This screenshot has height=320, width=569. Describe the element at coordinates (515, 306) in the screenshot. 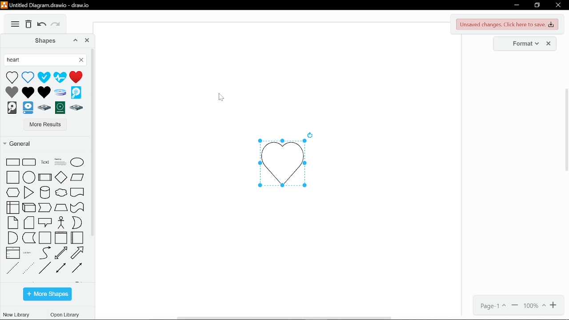

I see `zoom out` at that location.